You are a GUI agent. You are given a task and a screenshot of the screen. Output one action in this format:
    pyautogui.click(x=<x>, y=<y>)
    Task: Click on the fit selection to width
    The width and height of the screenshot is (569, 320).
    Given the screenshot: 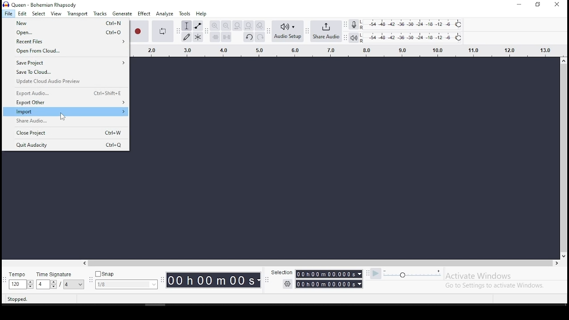 What is the action you would take?
    pyautogui.click(x=237, y=26)
    